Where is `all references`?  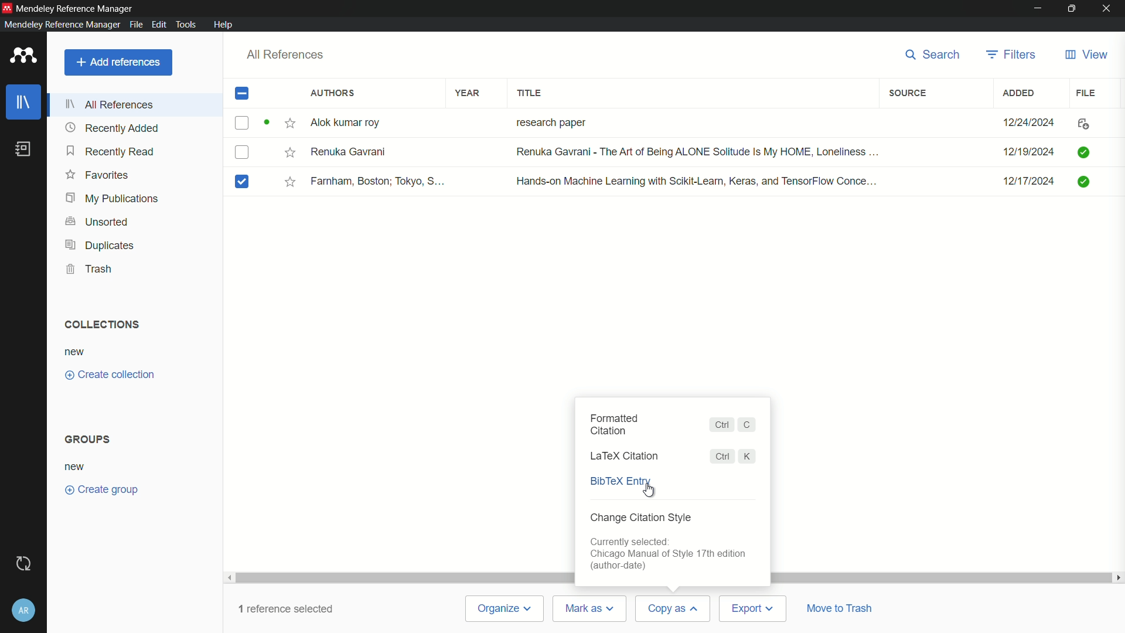
all references is located at coordinates (110, 104).